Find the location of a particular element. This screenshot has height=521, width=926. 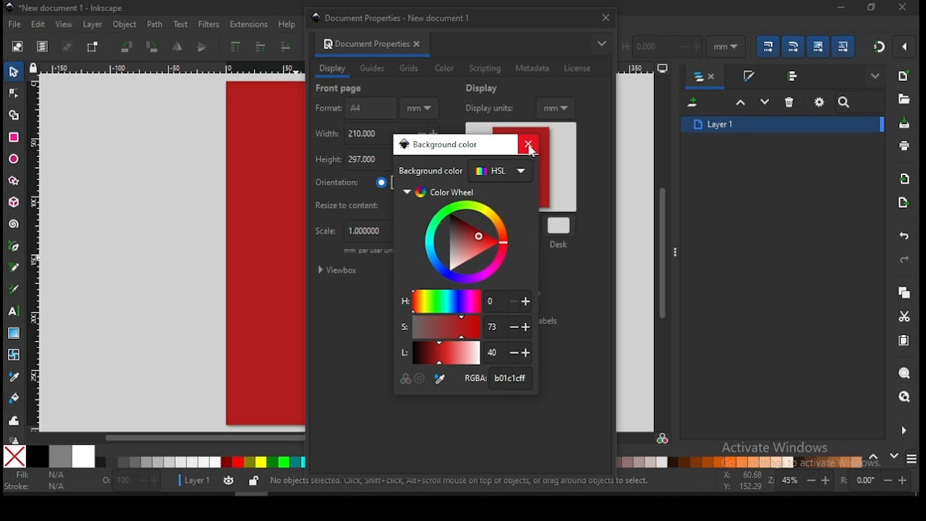

scripting is located at coordinates (484, 69).